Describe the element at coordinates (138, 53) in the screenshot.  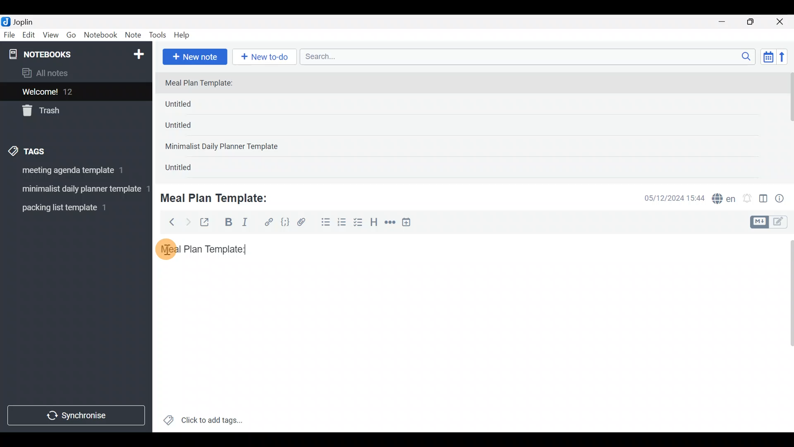
I see `New` at that location.